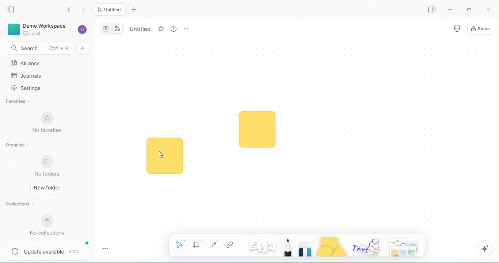 Image resolution: width=499 pixels, height=263 pixels. What do you see at coordinates (262, 247) in the screenshot?
I see `notes` at bounding box center [262, 247].